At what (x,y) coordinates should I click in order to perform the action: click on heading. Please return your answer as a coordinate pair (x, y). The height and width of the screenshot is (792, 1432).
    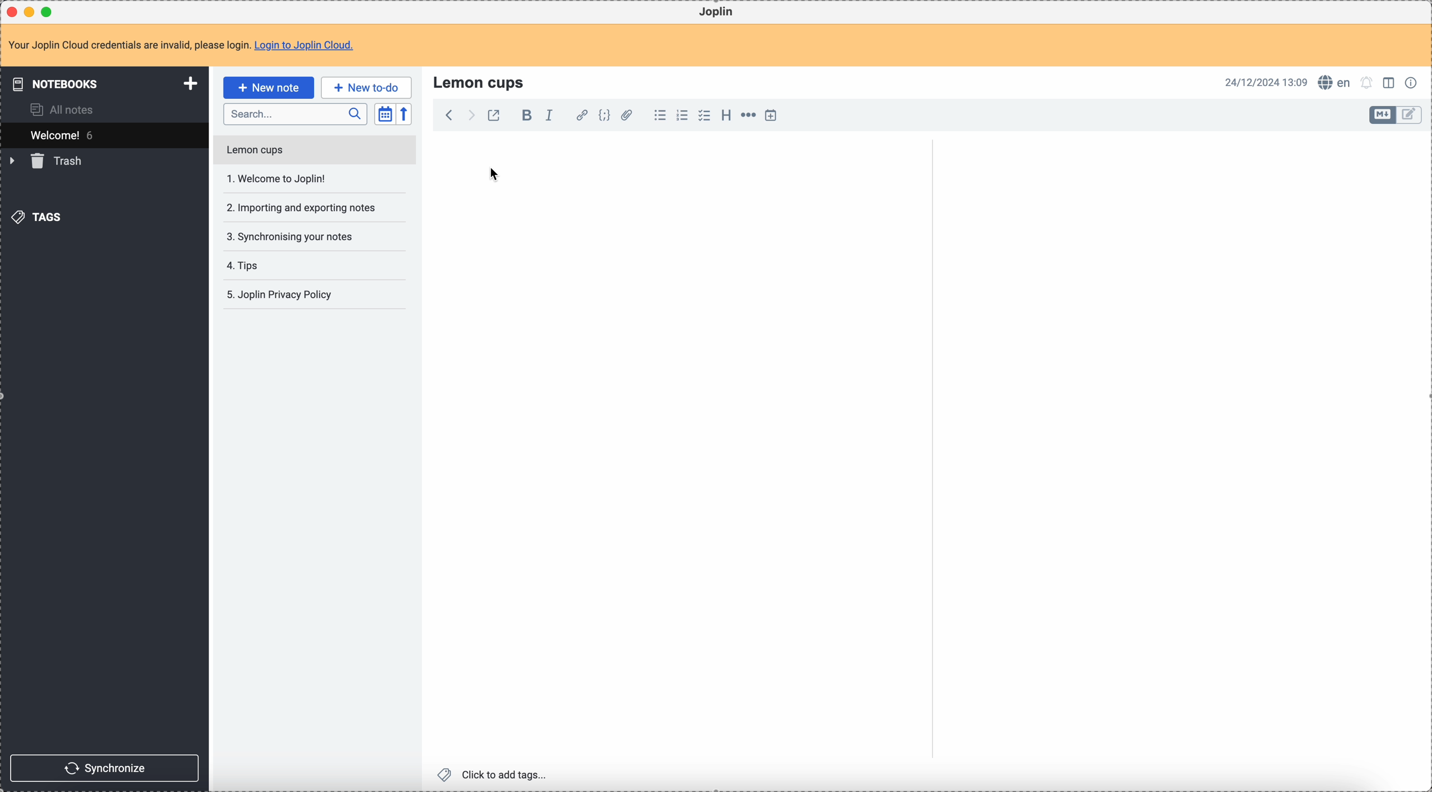
    Looking at the image, I should click on (726, 114).